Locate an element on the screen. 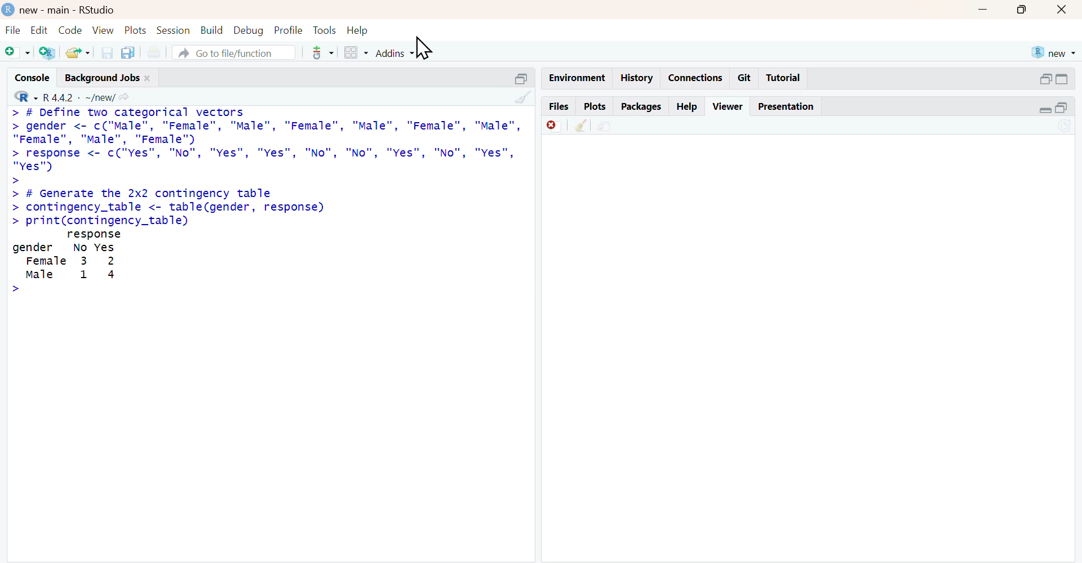 The height and width of the screenshot is (563, 1082). history is located at coordinates (638, 77).